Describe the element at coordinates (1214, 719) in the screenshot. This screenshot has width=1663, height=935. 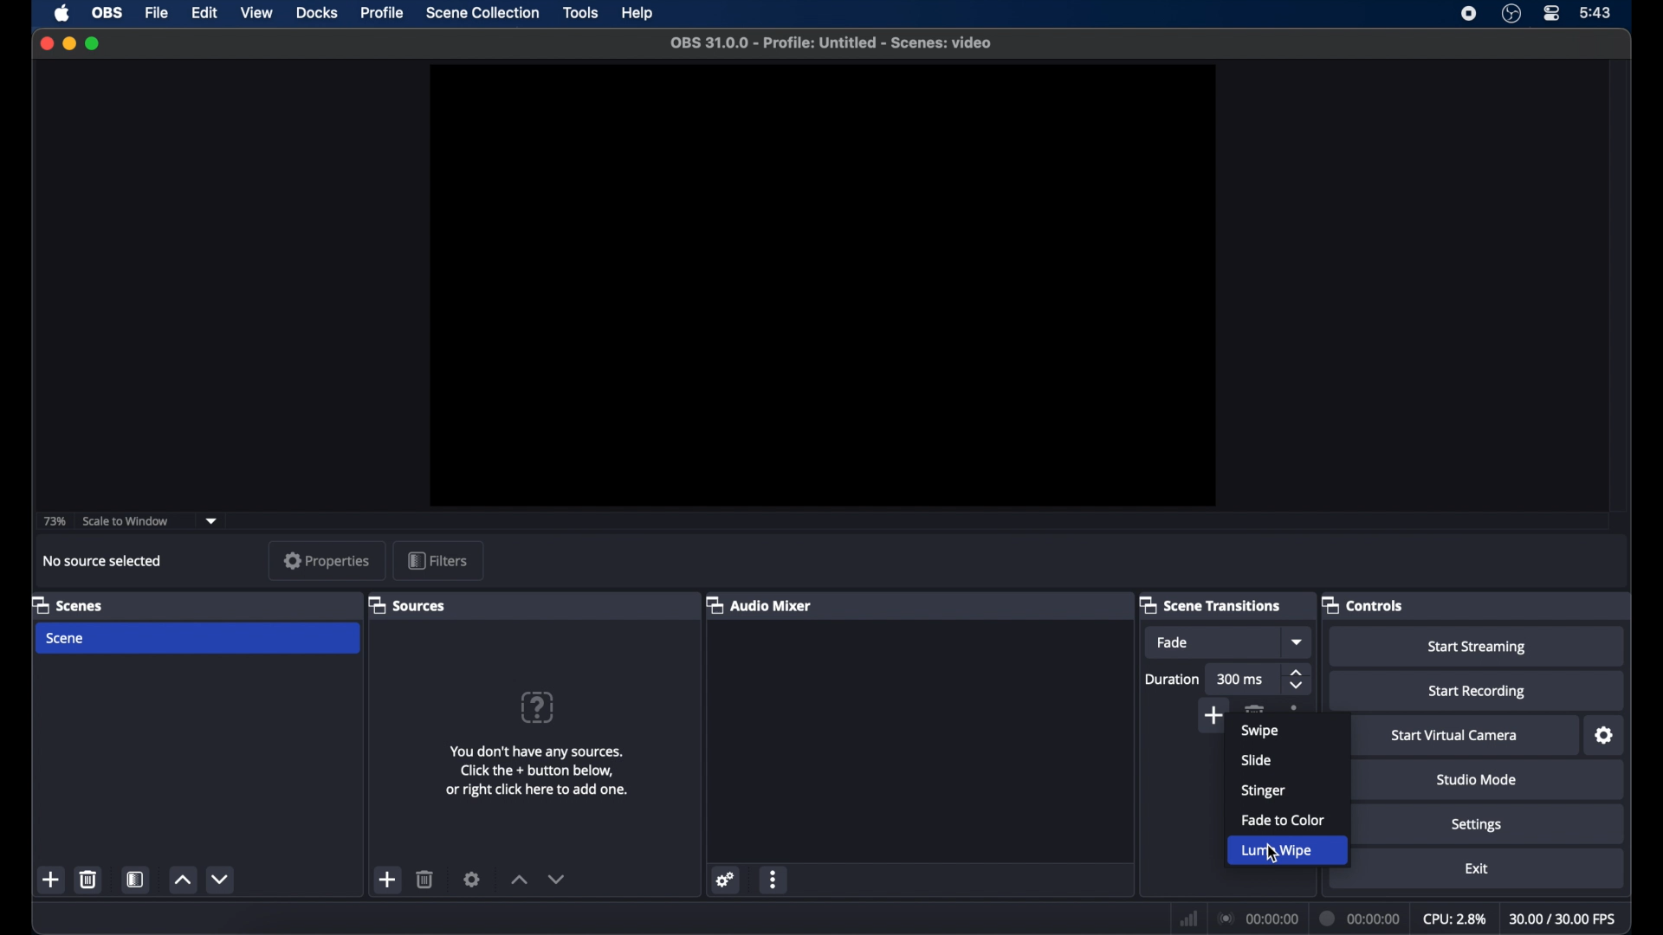
I see `add` at that location.